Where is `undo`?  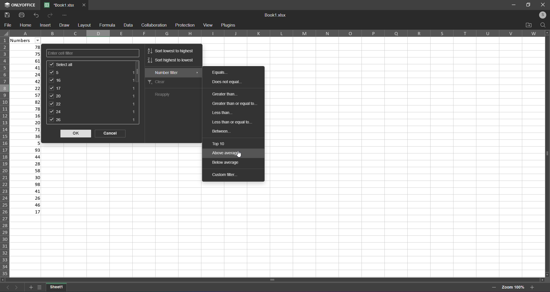
undo is located at coordinates (37, 15).